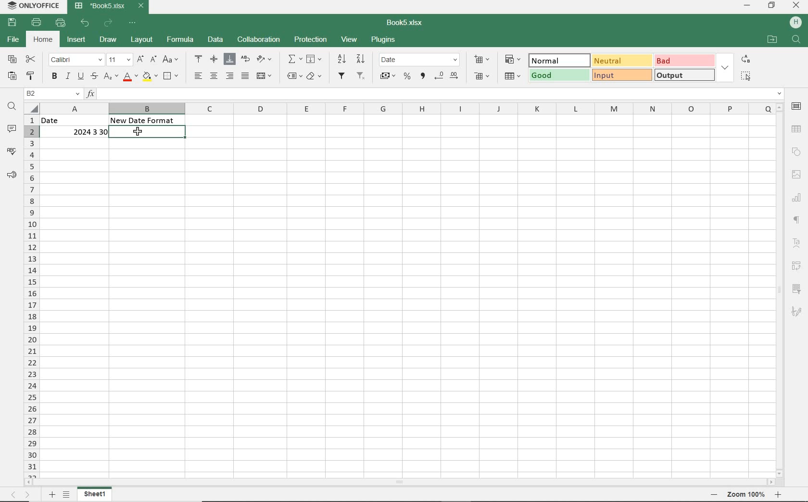 The height and width of the screenshot is (502, 808). What do you see at coordinates (796, 152) in the screenshot?
I see `SHAPE` at bounding box center [796, 152].